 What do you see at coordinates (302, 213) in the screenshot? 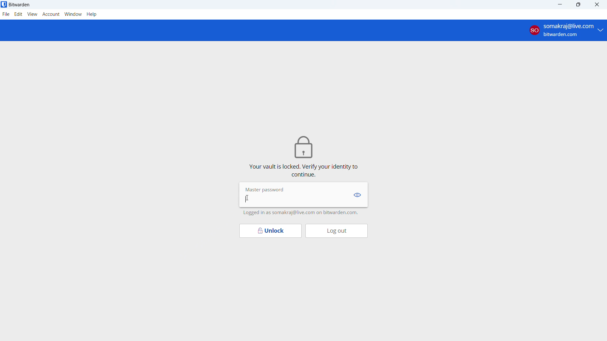
I see `logged in as somakraj@live.com on bitwarden.com.` at bounding box center [302, 213].